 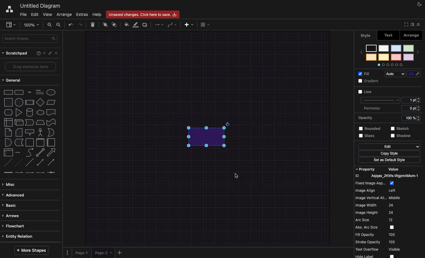 What do you see at coordinates (8, 122) in the screenshot?
I see `internal storage` at bounding box center [8, 122].